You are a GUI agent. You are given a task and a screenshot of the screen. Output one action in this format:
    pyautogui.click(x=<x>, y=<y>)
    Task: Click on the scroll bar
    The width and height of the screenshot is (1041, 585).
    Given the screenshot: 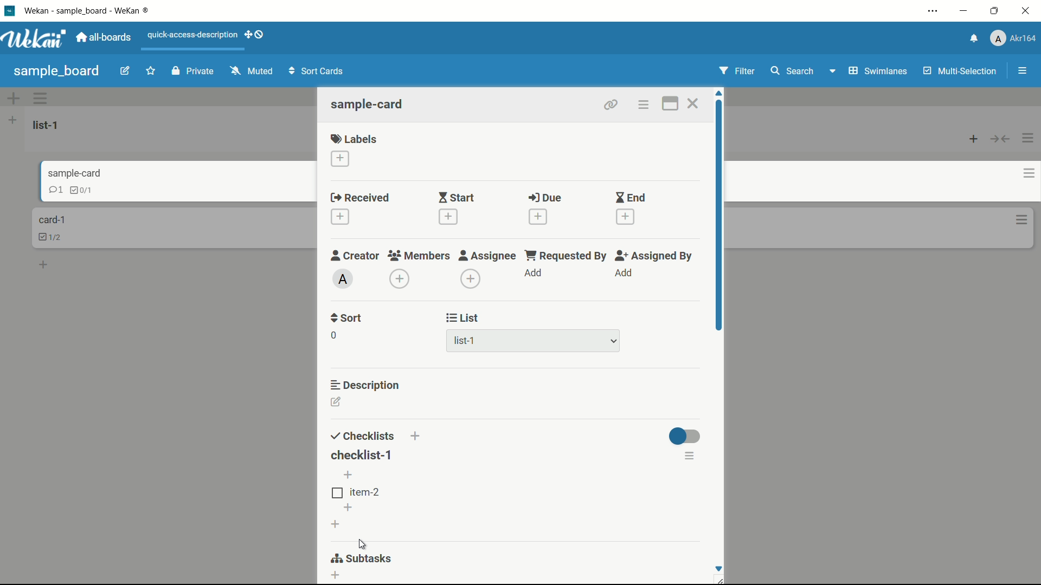 What is the action you would take?
    pyautogui.click(x=720, y=216)
    